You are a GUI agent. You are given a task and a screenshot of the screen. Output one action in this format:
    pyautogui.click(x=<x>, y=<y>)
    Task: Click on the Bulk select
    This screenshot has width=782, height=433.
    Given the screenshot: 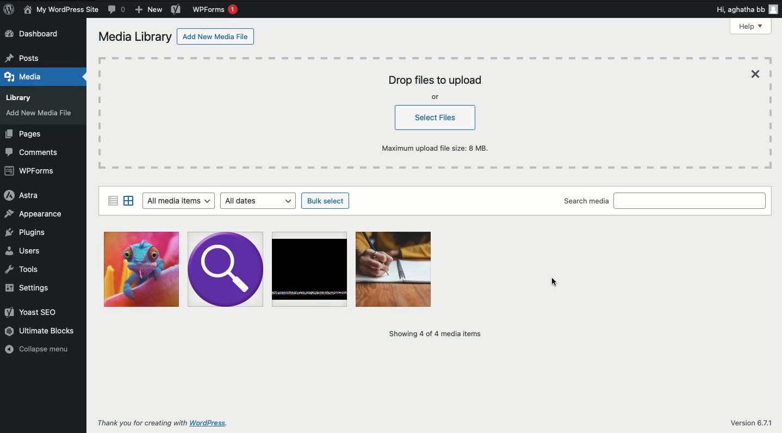 What is the action you would take?
    pyautogui.click(x=326, y=201)
    